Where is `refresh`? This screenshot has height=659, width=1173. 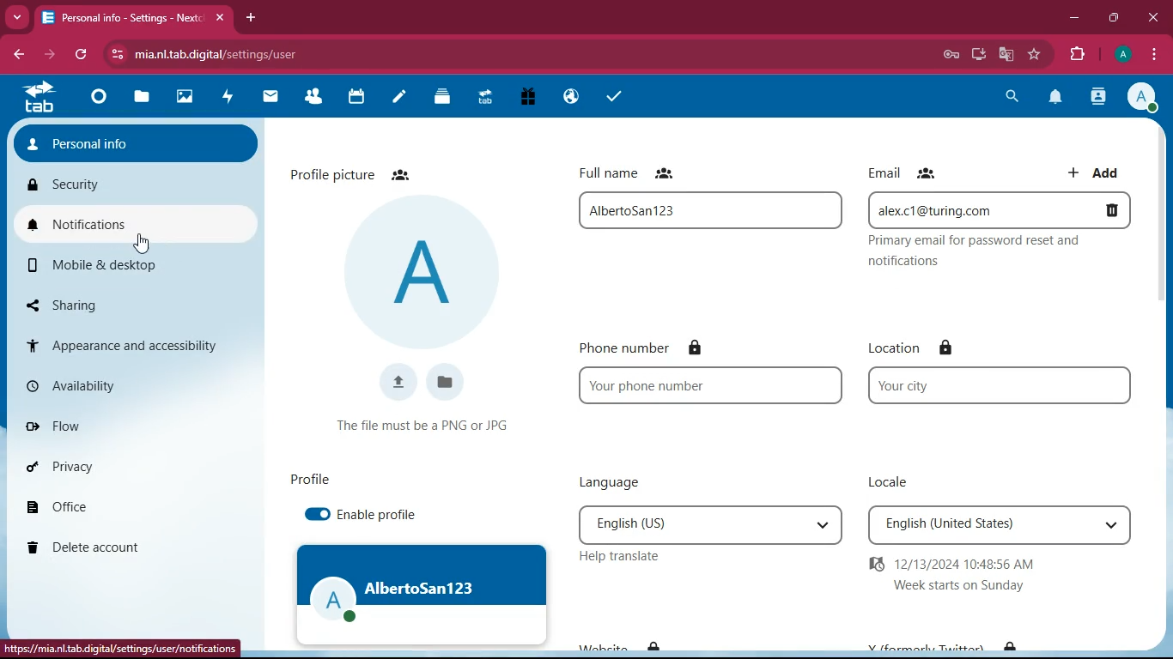 refresh is located at coordinates (82, 53).